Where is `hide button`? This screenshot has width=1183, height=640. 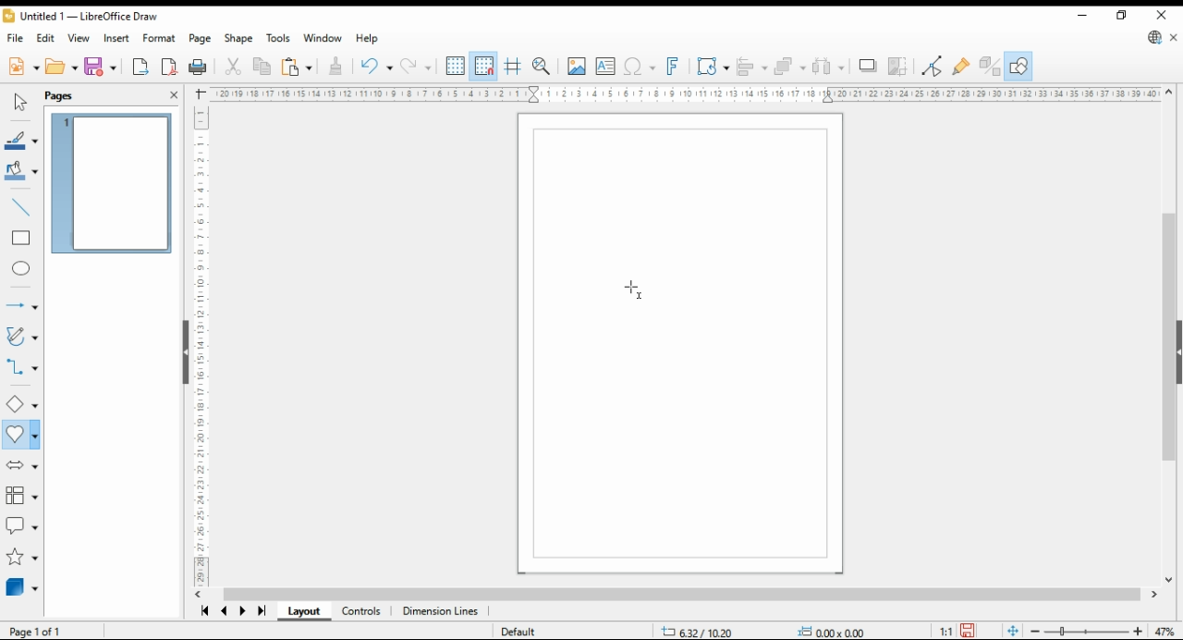 hide button is located at coordinates (184, 351).